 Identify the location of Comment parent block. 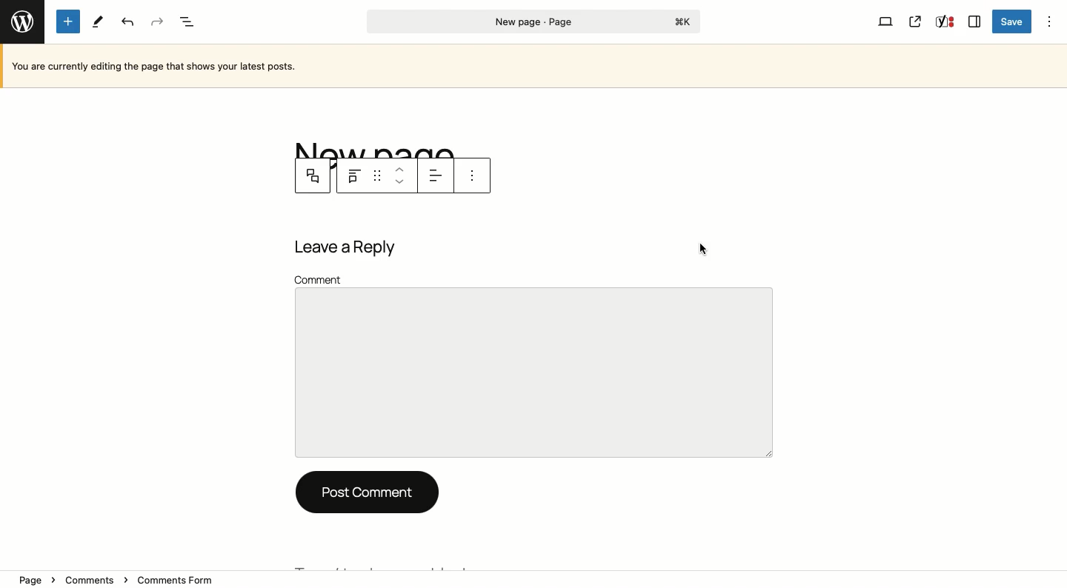
(312, 177).